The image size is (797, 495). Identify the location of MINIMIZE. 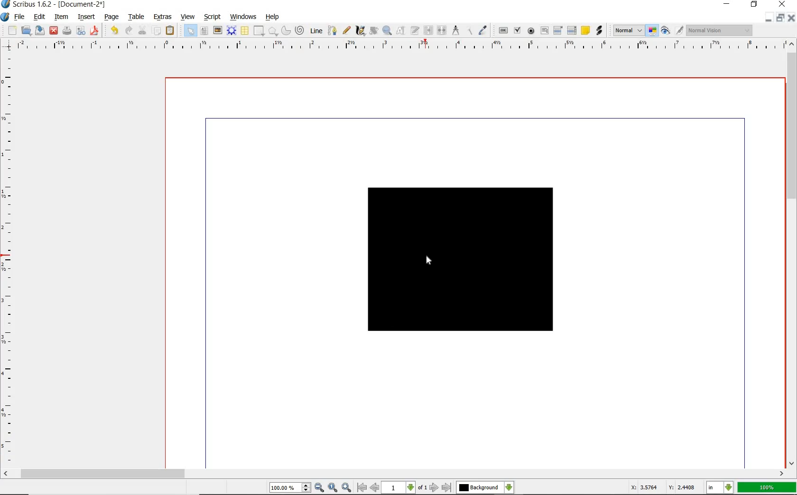
(767, 20).